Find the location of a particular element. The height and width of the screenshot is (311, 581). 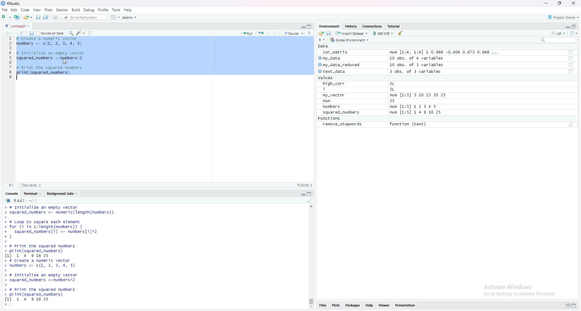

close is located at coordinates (78, 193).